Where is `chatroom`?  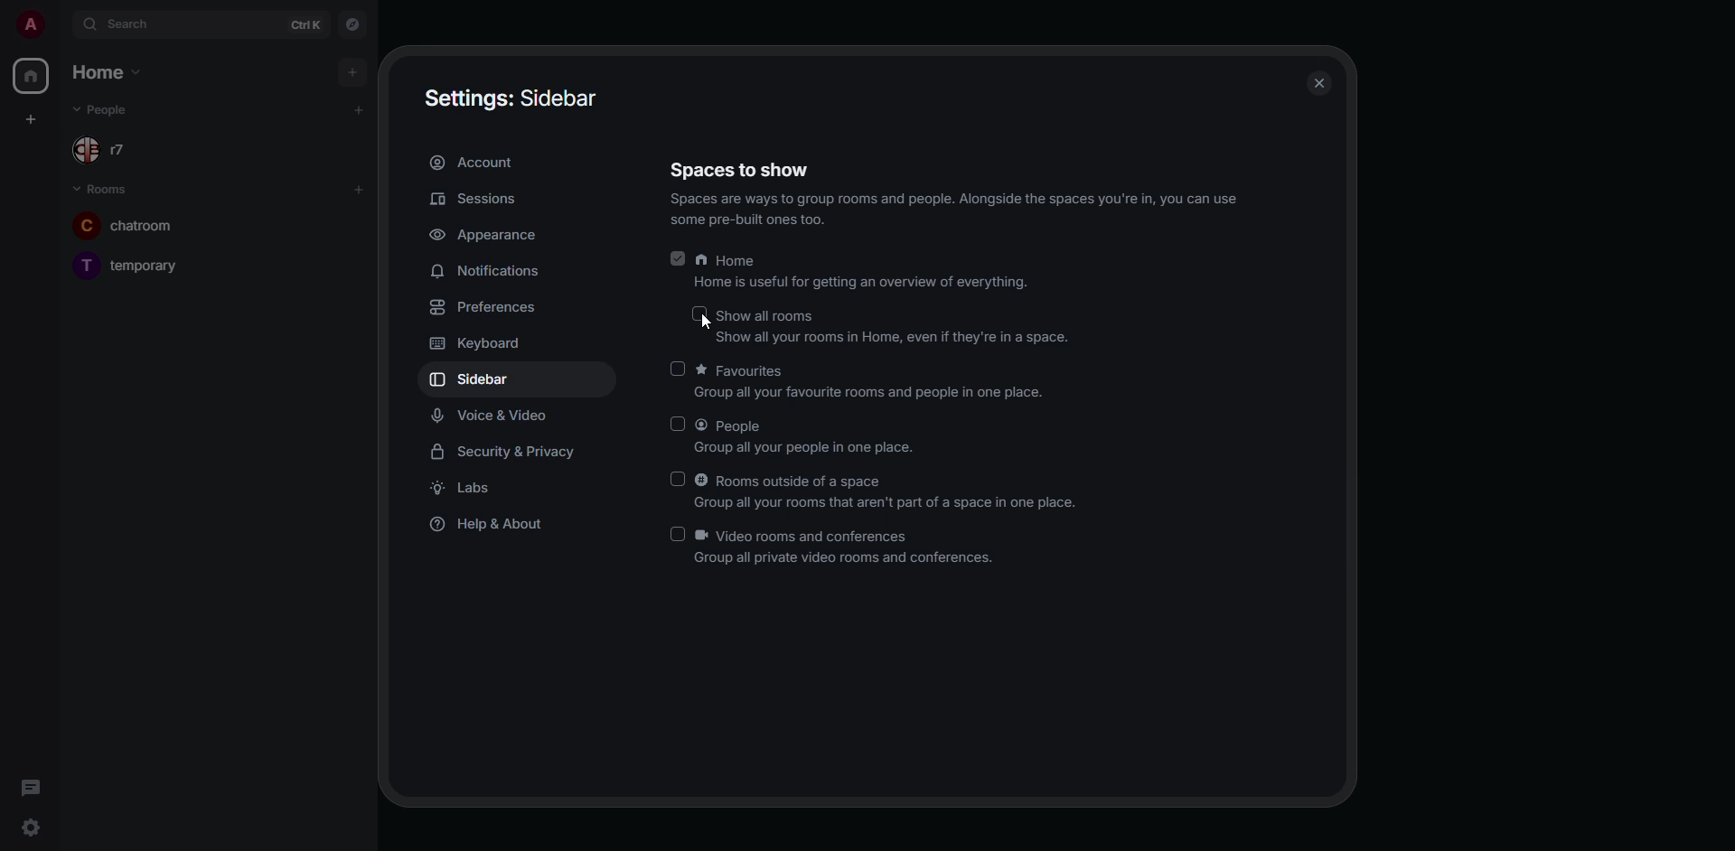
chatroom is located at coordinates (145, 224).